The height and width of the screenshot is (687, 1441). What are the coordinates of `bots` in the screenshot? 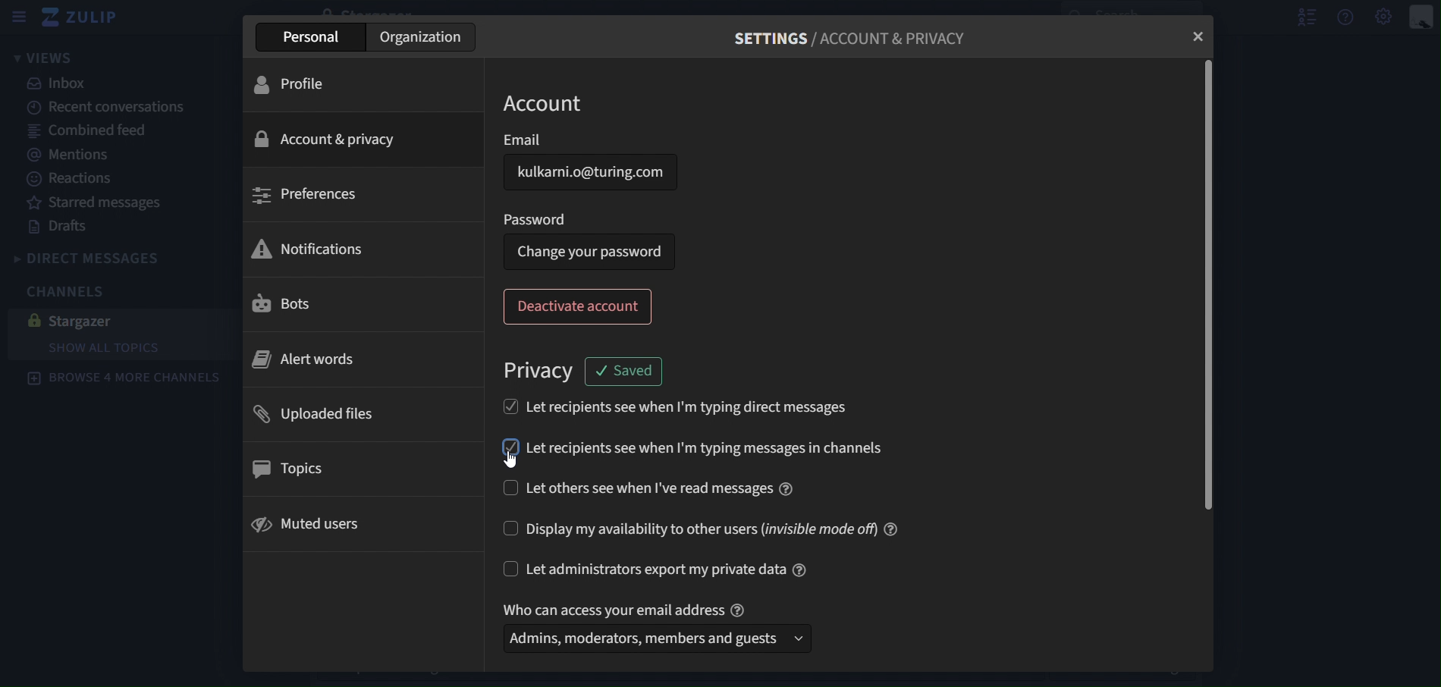 It's located at (281, 303).